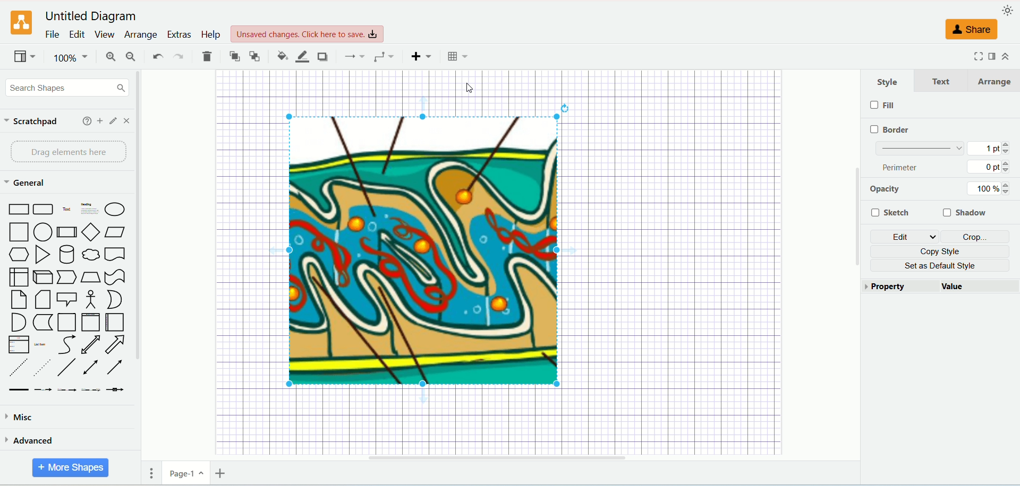 The height and width of the screenshot is (486, 1020). What do you see at coordinates (281, 55) in the screenshot?
I see `fill color` at bounding box center [281, 55].